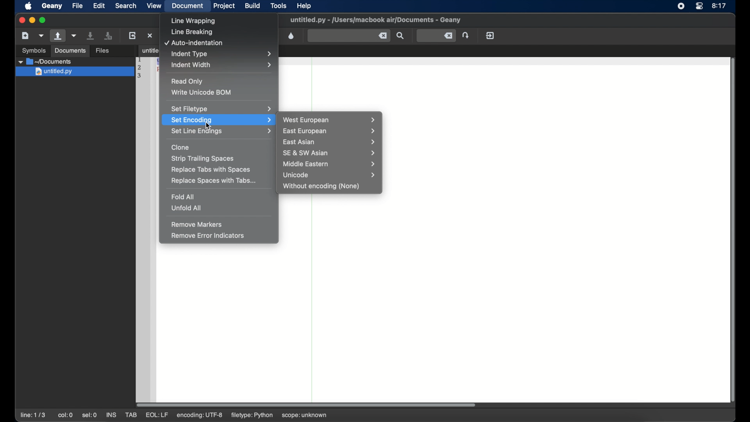 The height and width of the screenshot is (422, 750). Describe the element at coordinates (202, 92) in the screenshot. I see `write unicode bom` at that location.